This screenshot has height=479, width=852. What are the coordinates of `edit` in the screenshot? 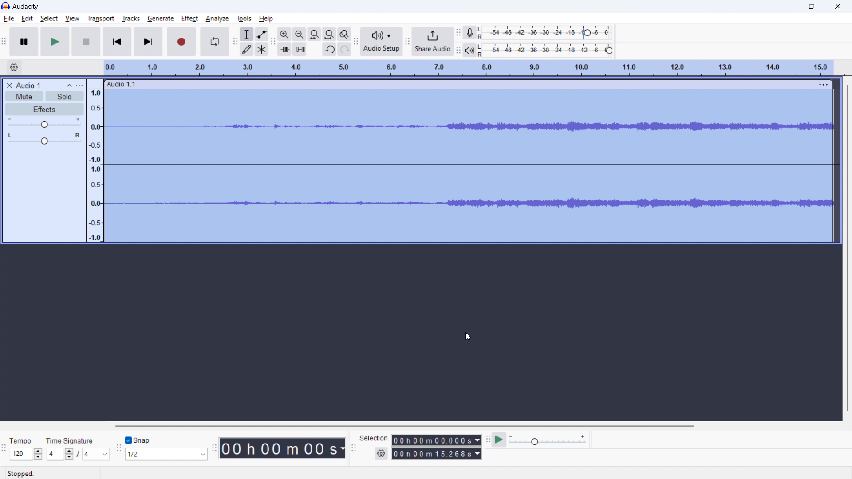 It's located at (28, 19).